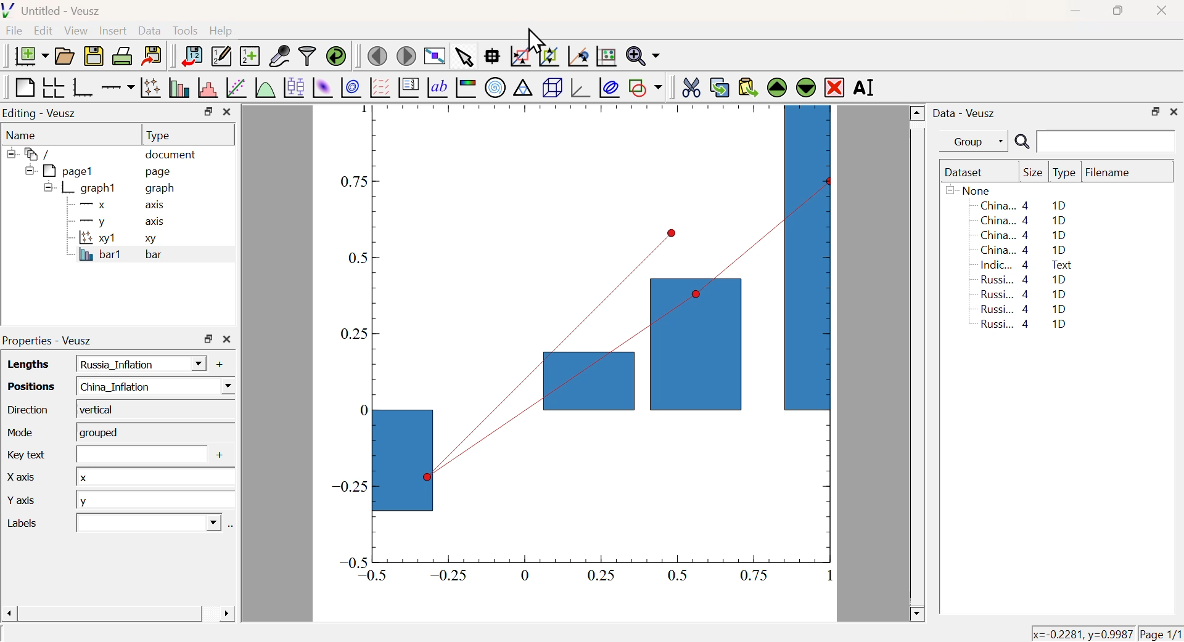 This screenshot has height=642, width=1184. What do you see at coordinates (1033, 173) in the screenshot?
I see `Size` at bounding box center [1033, 173].